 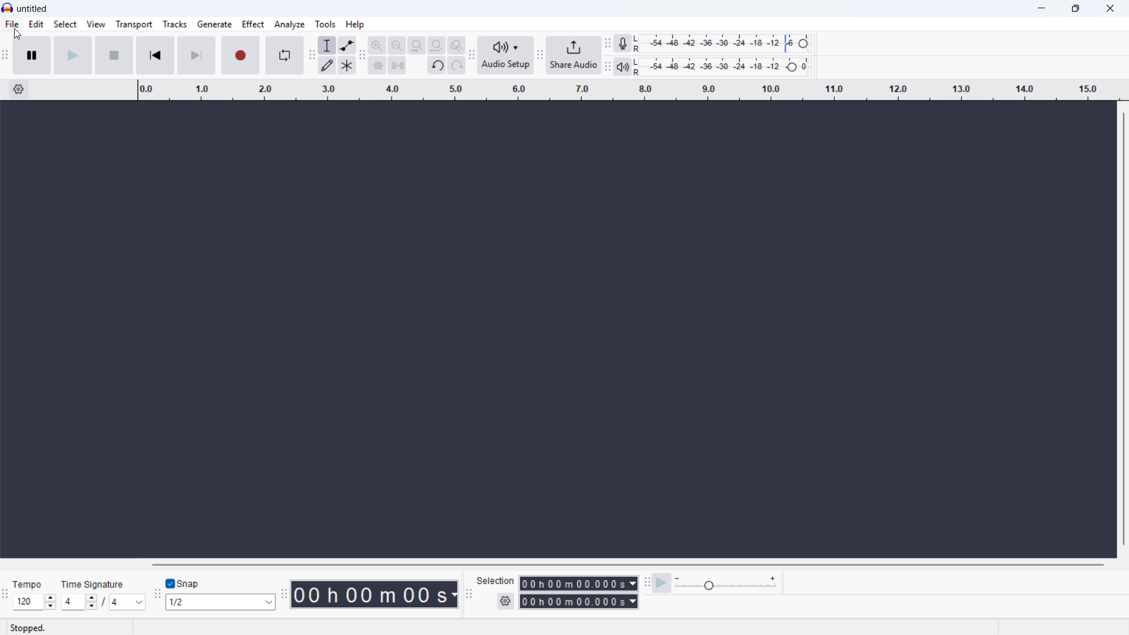 What do you see at coordinates (608, 68) in the screenshot?
I see `Playback metre toolbar ` at bounding box center [608, 68].